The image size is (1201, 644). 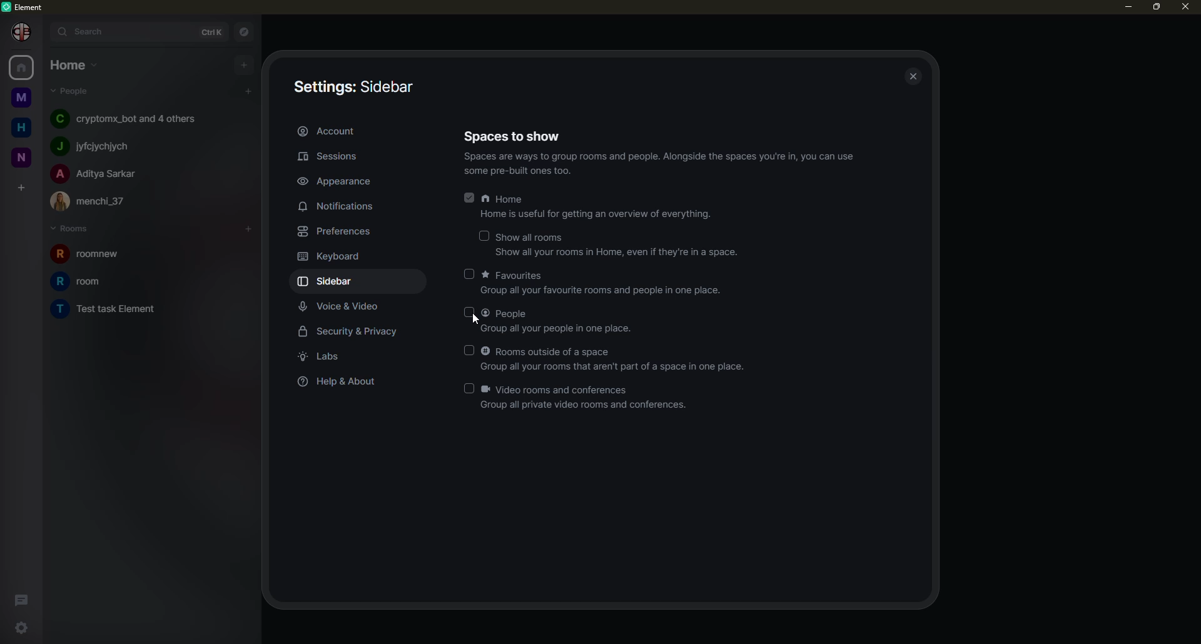 What do you see at coordinates (96, 173) in the screenshot?
I see `people` at bounding box center [96, 173].